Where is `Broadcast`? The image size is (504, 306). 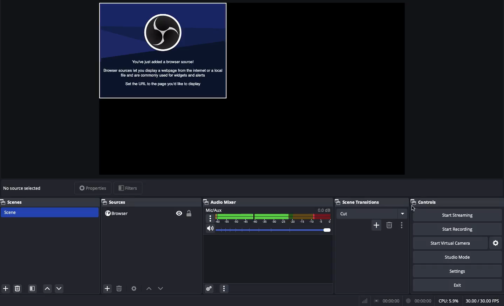 Broadcast is located at coordinates (386, 300).